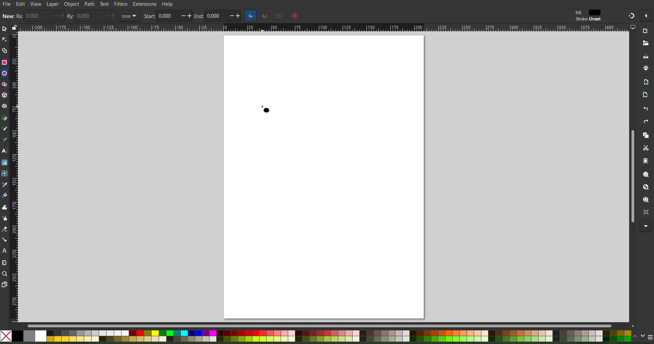 Image resolution: width=654 pixels, height=344 pixels. What do you see at coordinates (5, 29) in the screenshot?
I see `Select` at bounding box center [5, 29].